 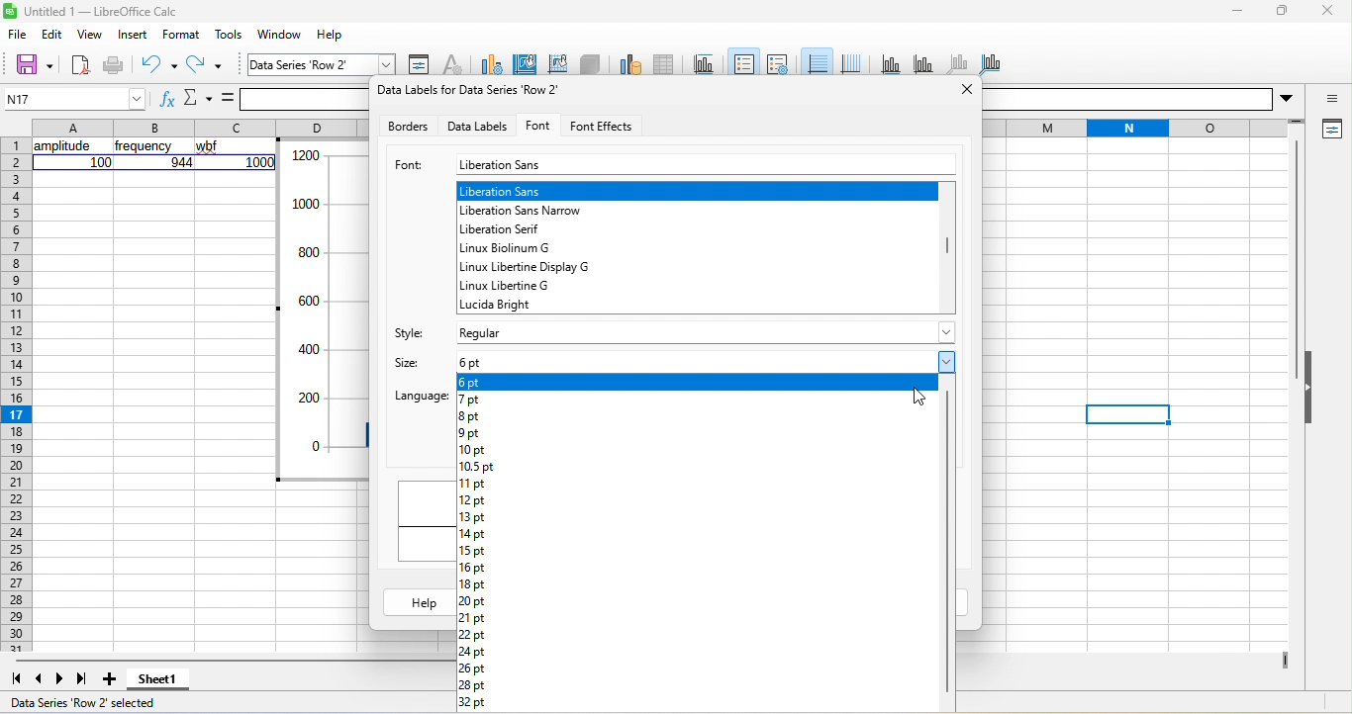 What do you see at coordinates (304, 61) in the screenshot?
I see `data series row 2` at bounding box center [304, 61].